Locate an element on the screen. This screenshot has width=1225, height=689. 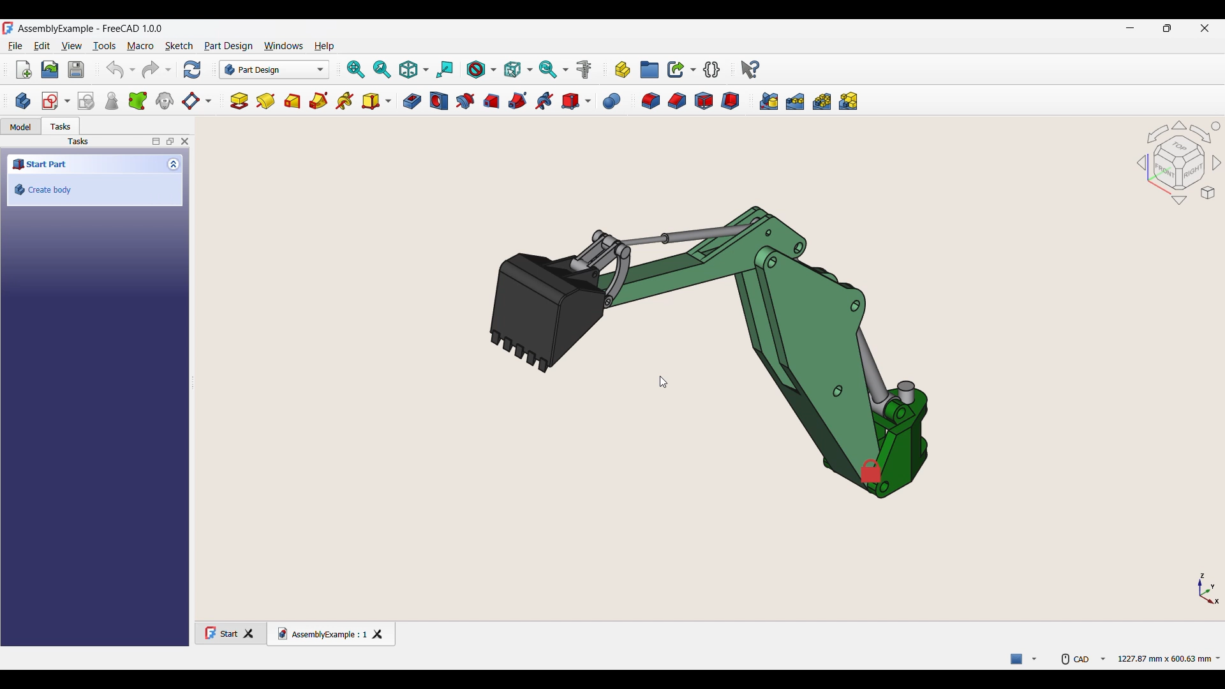
Revolution is located at coordinates (265, 101).